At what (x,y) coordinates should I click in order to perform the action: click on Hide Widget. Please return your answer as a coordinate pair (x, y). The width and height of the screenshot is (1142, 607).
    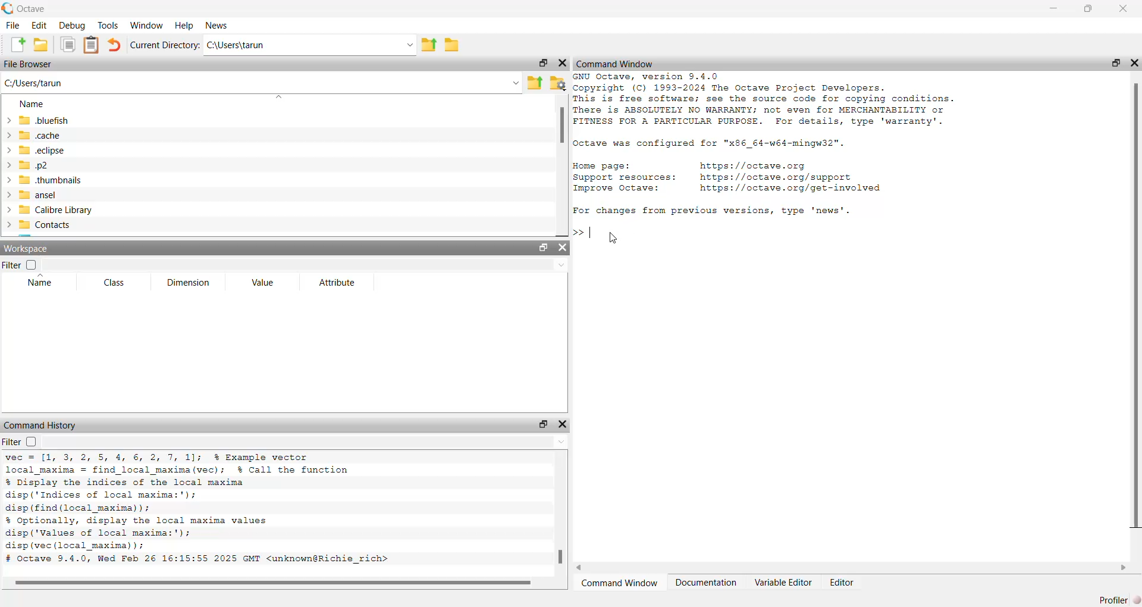
    Looking at the image, I should click on (562, 425).